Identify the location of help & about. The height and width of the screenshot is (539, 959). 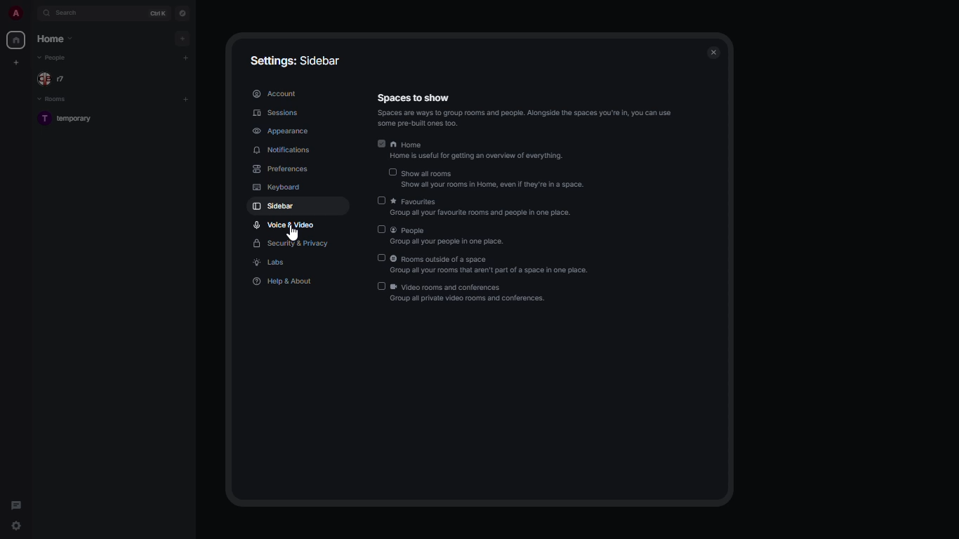
(283, 282).